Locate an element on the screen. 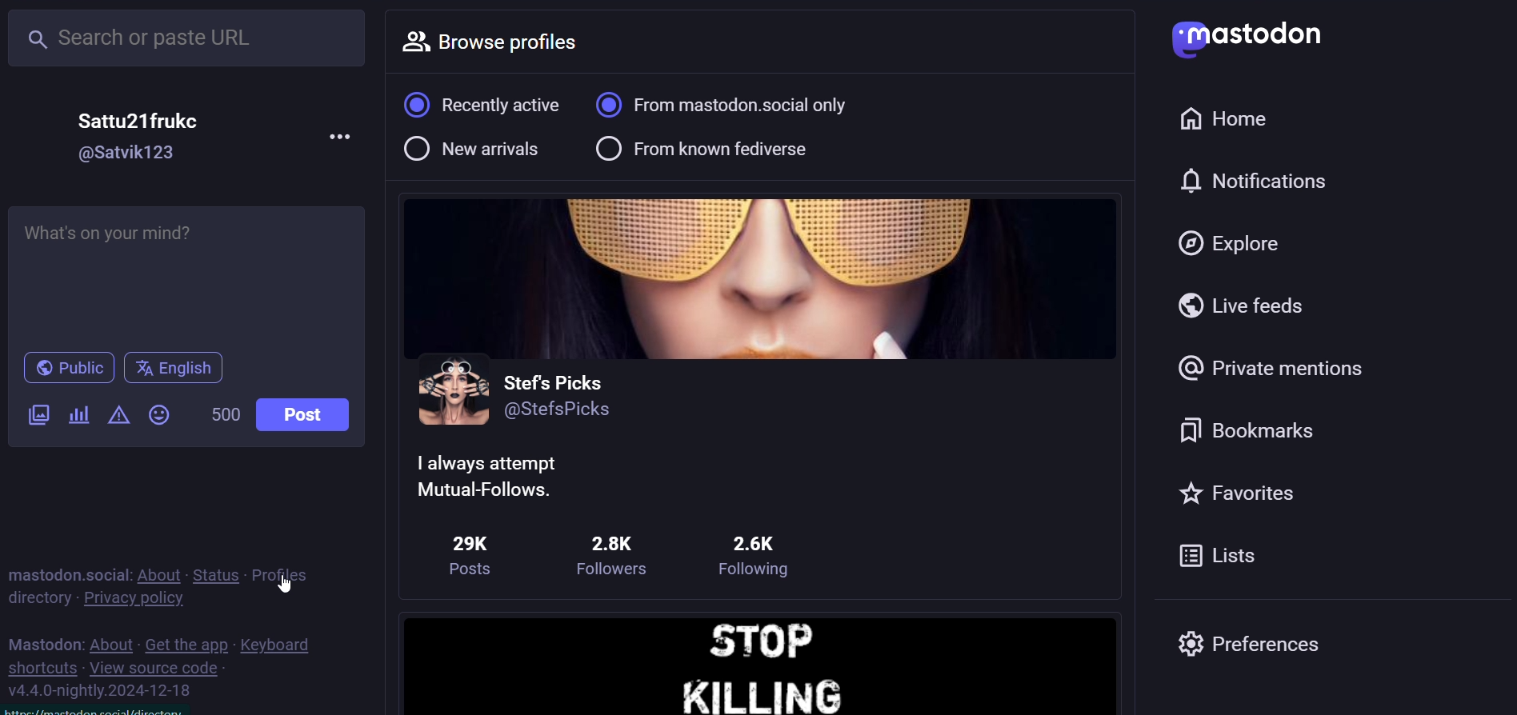 This screenshot has width=1517, height=715. get the app is located at coordinates (186, 645).